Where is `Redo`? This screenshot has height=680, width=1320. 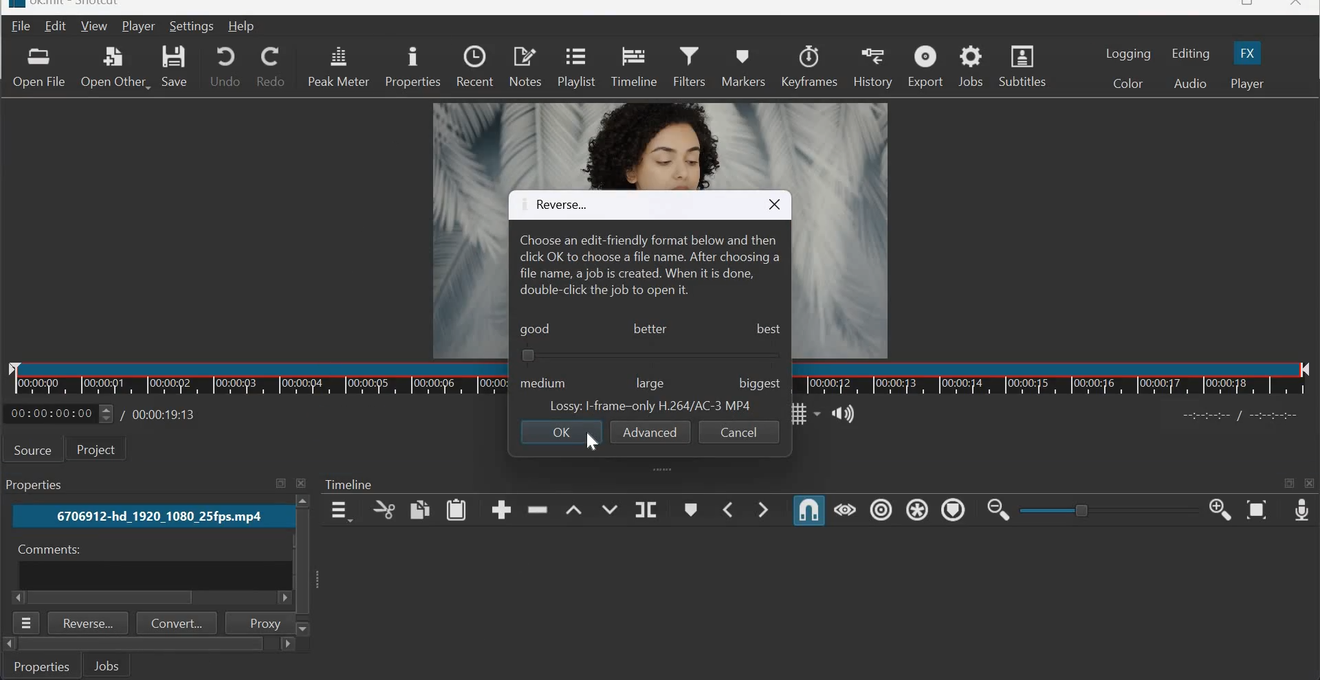
Redo is located at coordinates (271, 67).